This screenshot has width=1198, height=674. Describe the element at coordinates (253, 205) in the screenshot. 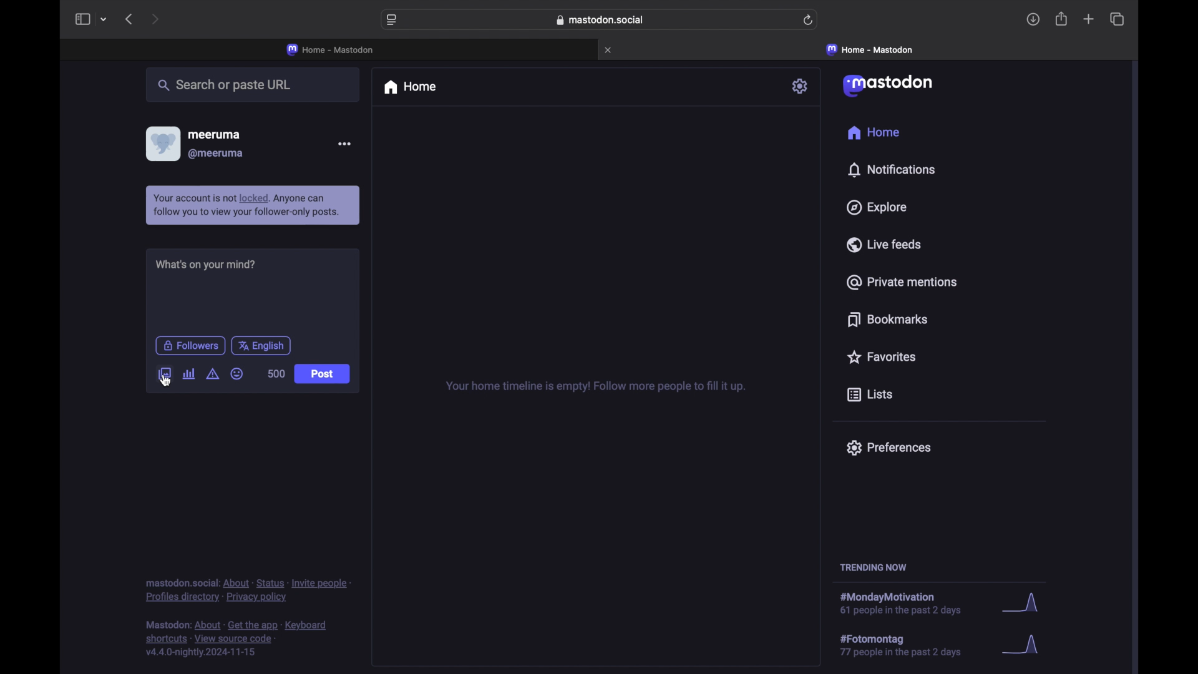

I see `notification` at that location.